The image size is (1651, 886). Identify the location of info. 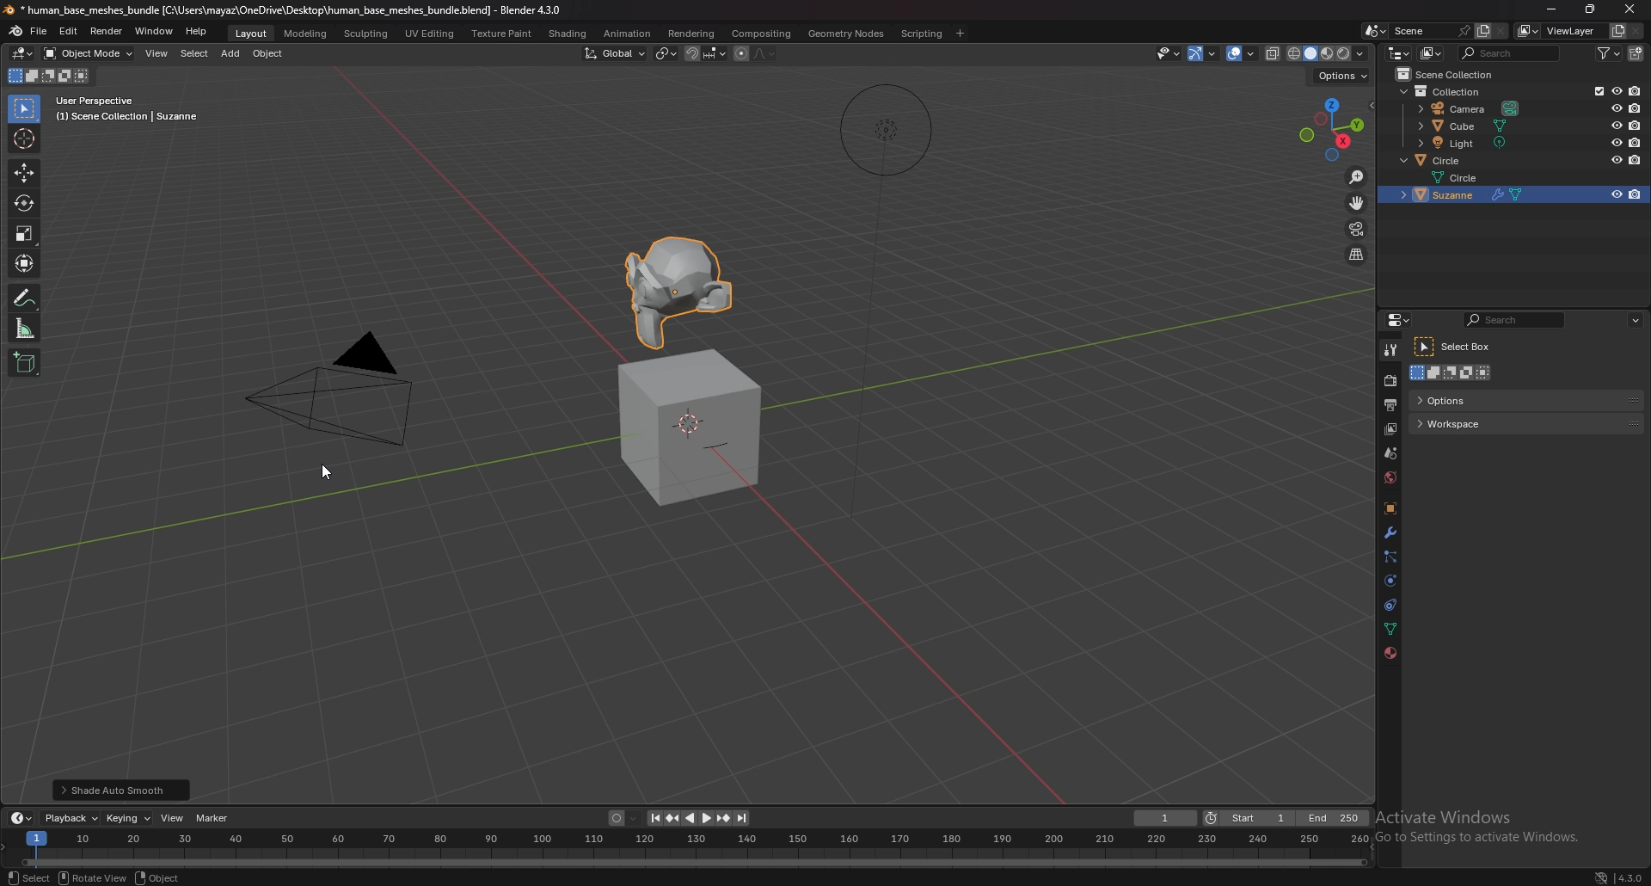
(127, 109).